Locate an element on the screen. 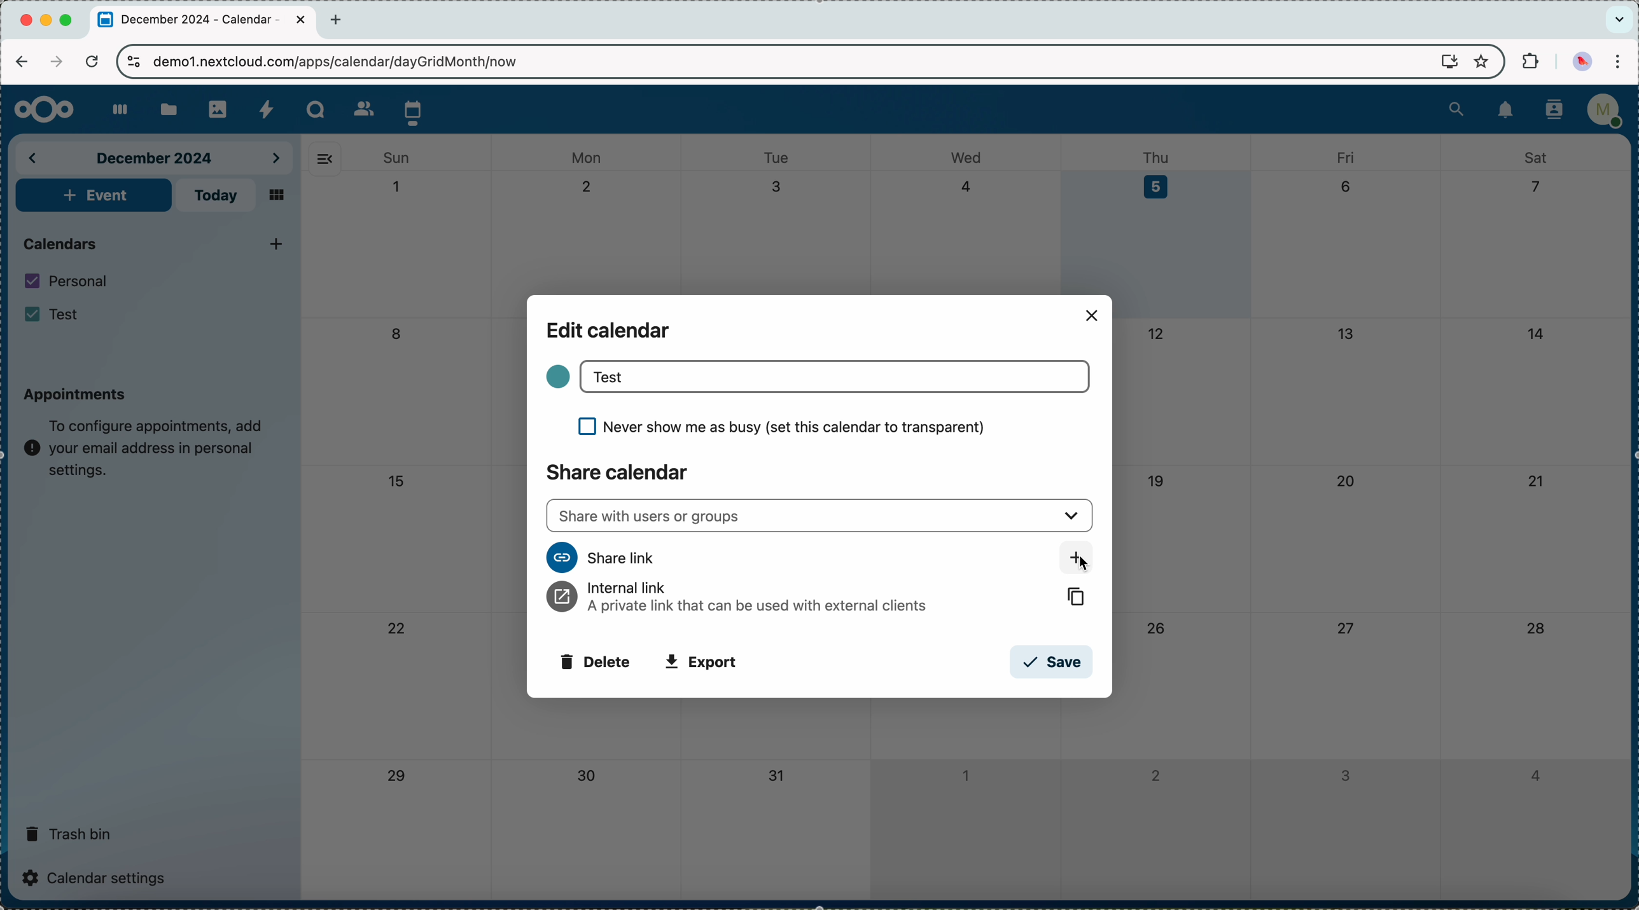  sun is located at coordinates (395, 158).